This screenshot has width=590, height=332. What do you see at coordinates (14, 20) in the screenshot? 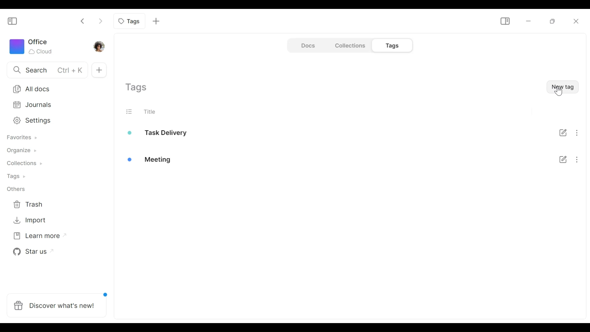
I see `Show/Hide Sidebar` at bounding box center [14, 20].